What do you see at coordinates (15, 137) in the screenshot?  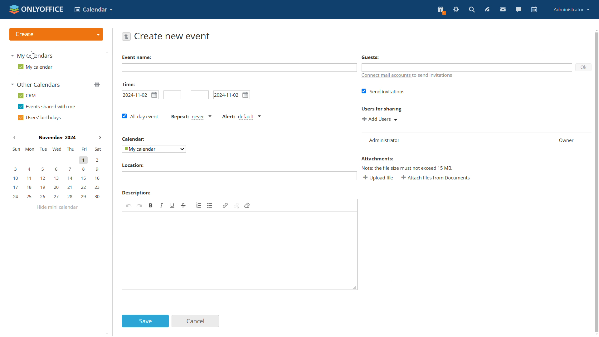 I see `Previous month` at bounding box center [15, 137].